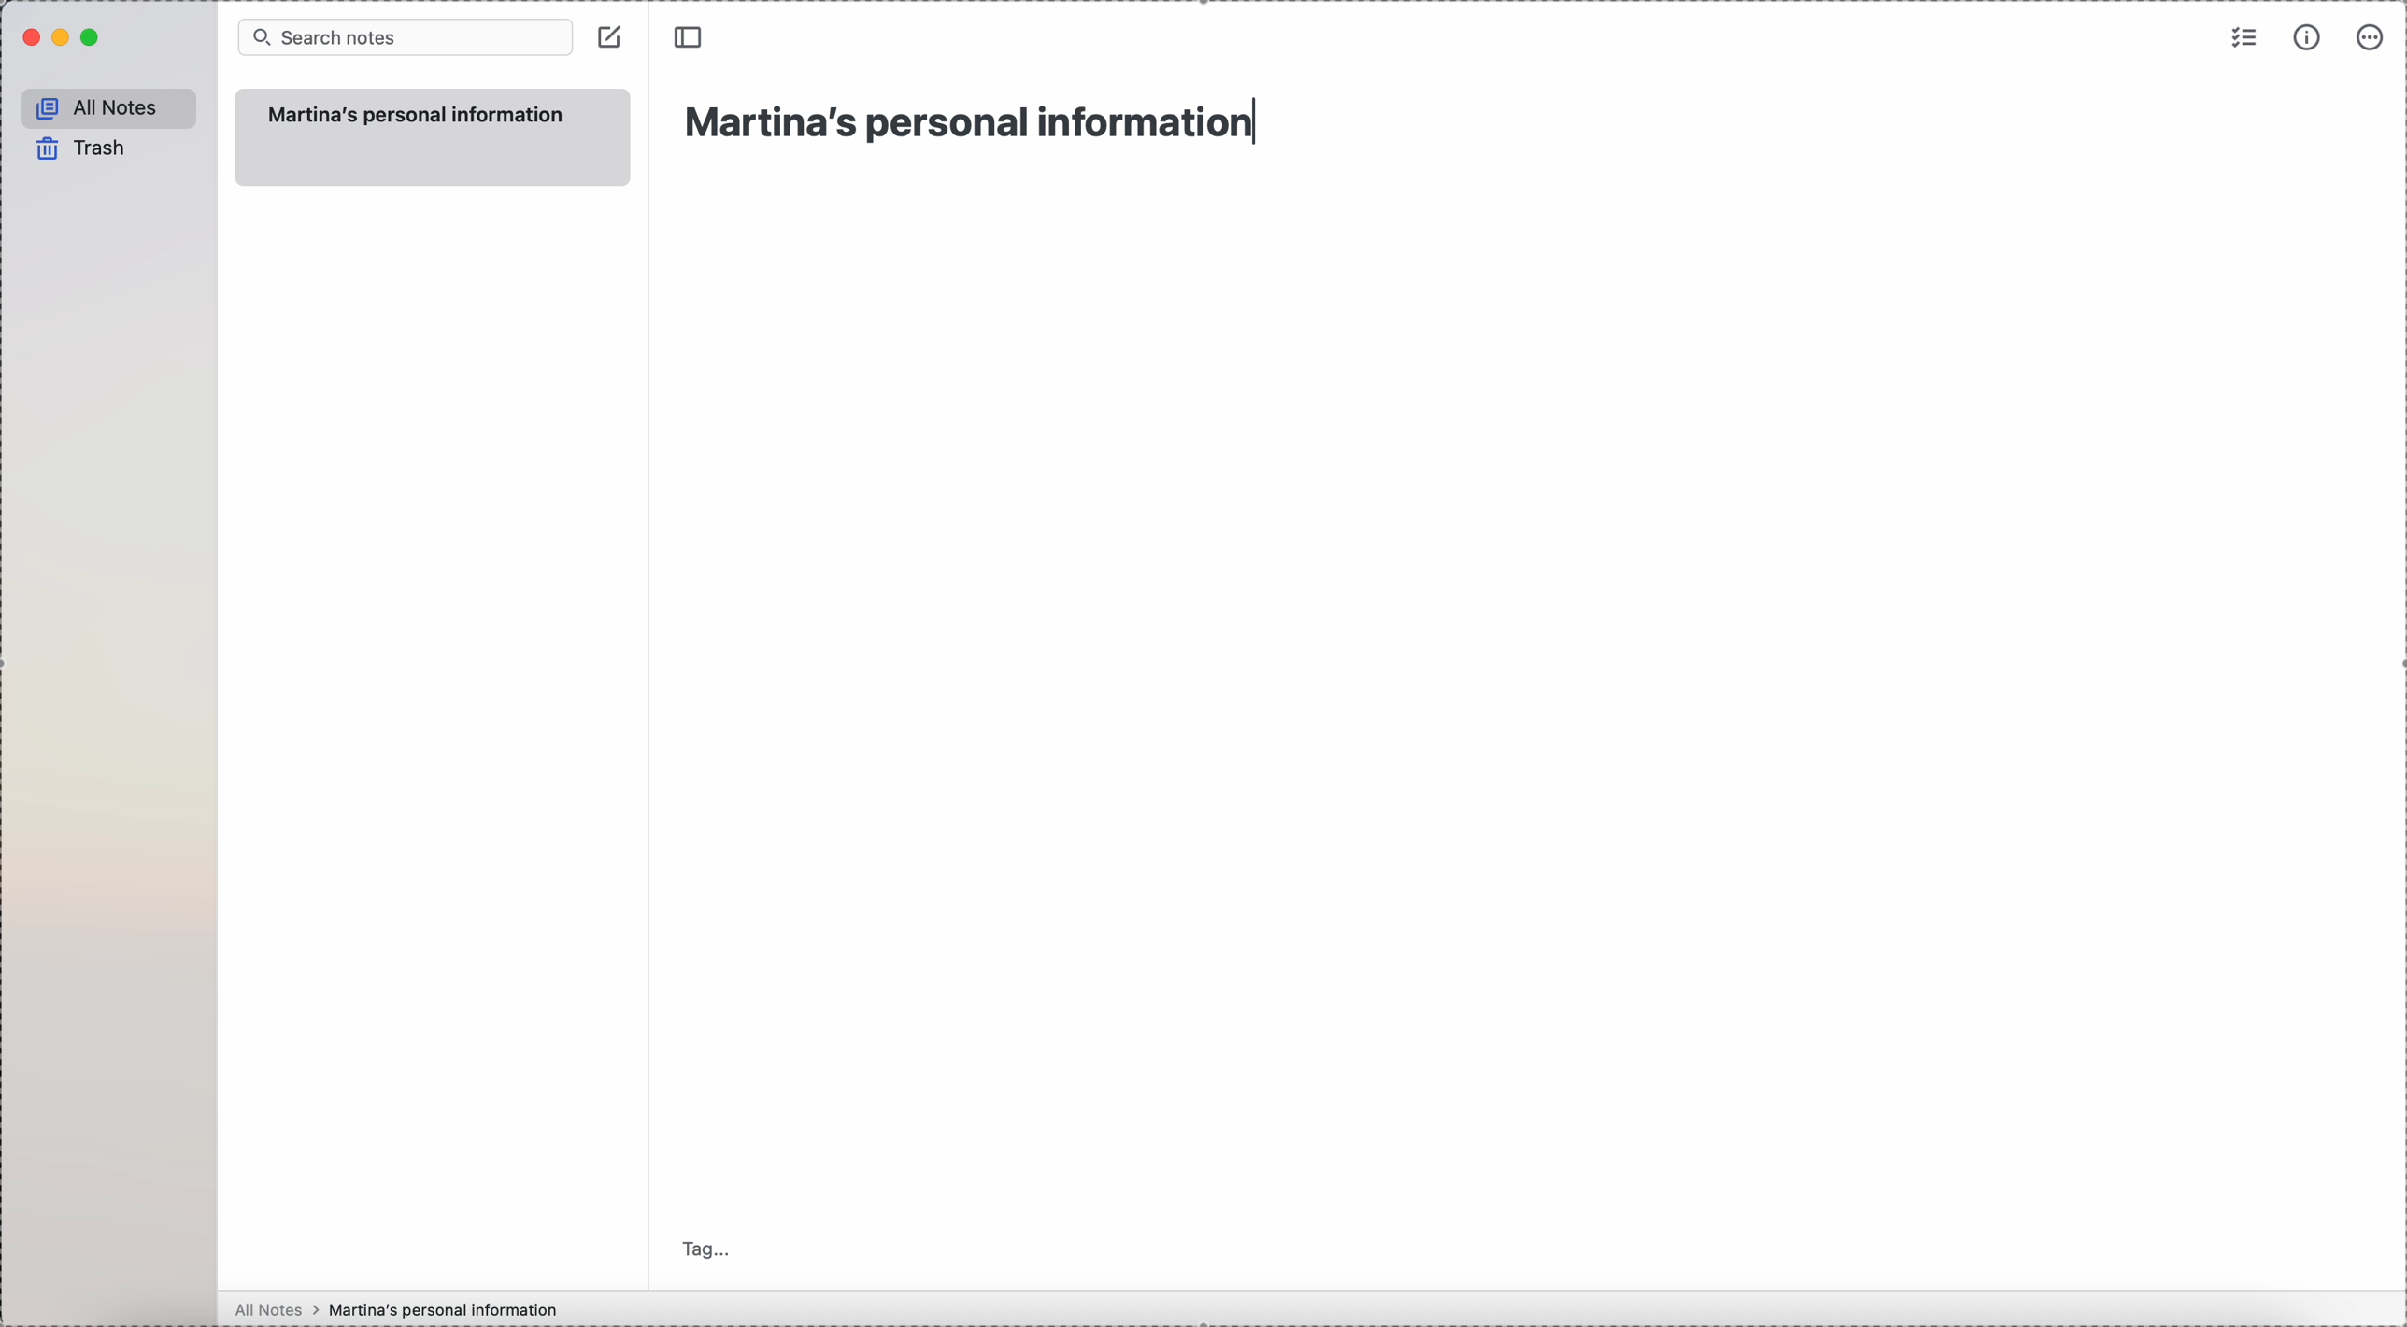  I want to click on maximize Simplenote, so click(92, 38).